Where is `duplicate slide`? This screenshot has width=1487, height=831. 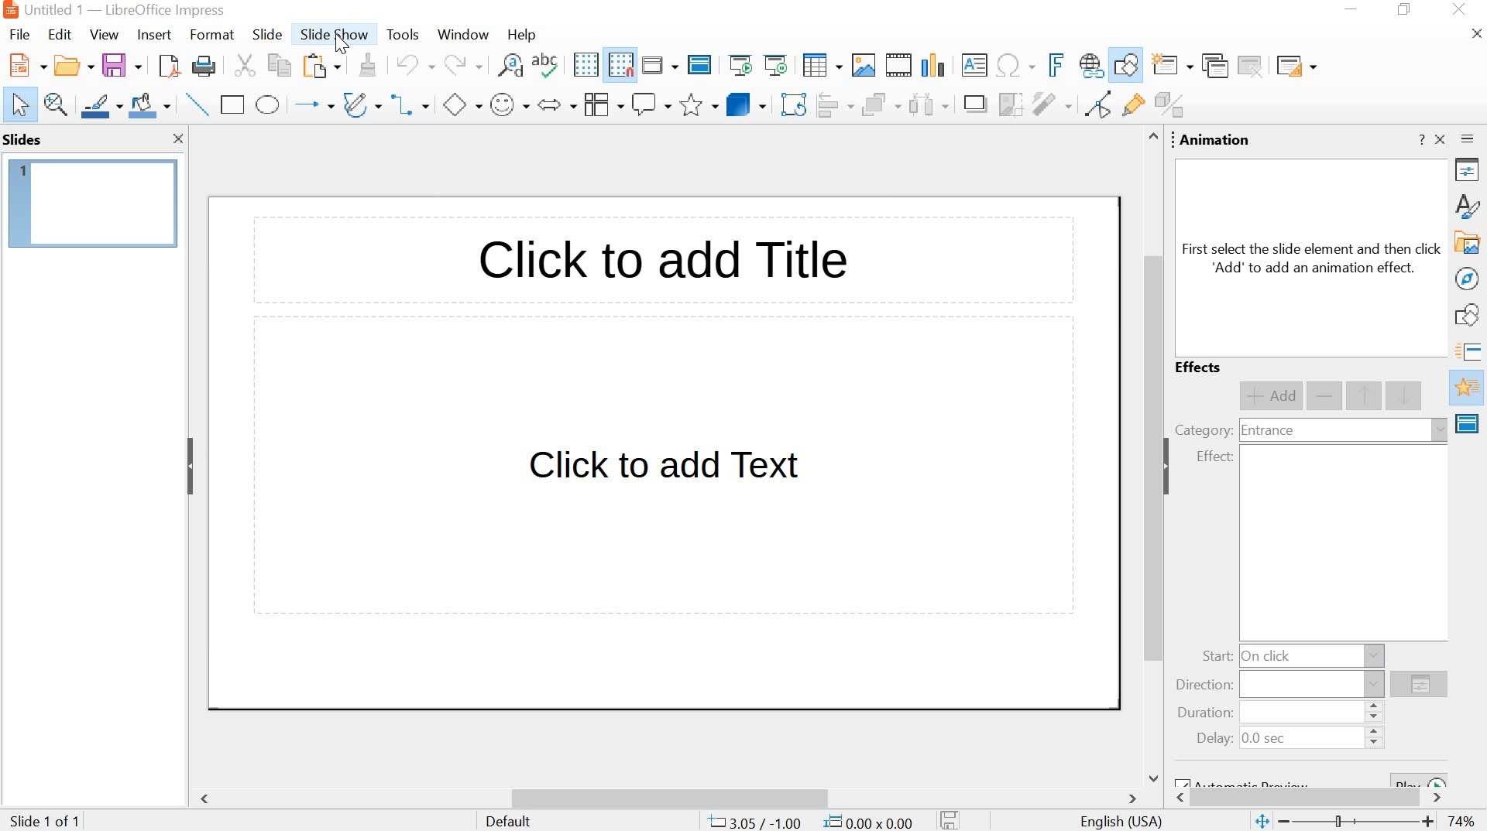
duplicate slide is located at coordinates (1214, 67).